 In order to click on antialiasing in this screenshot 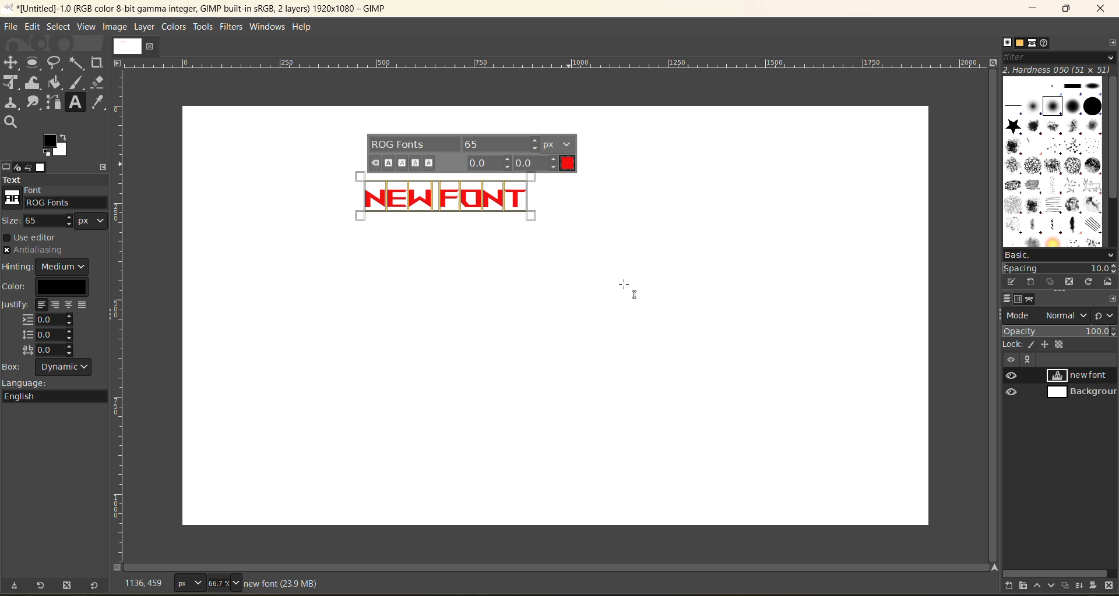, I will do `click(34, 251)`.